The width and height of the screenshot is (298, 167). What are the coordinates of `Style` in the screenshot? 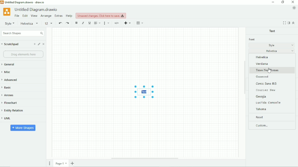 It's located at (10, 23).